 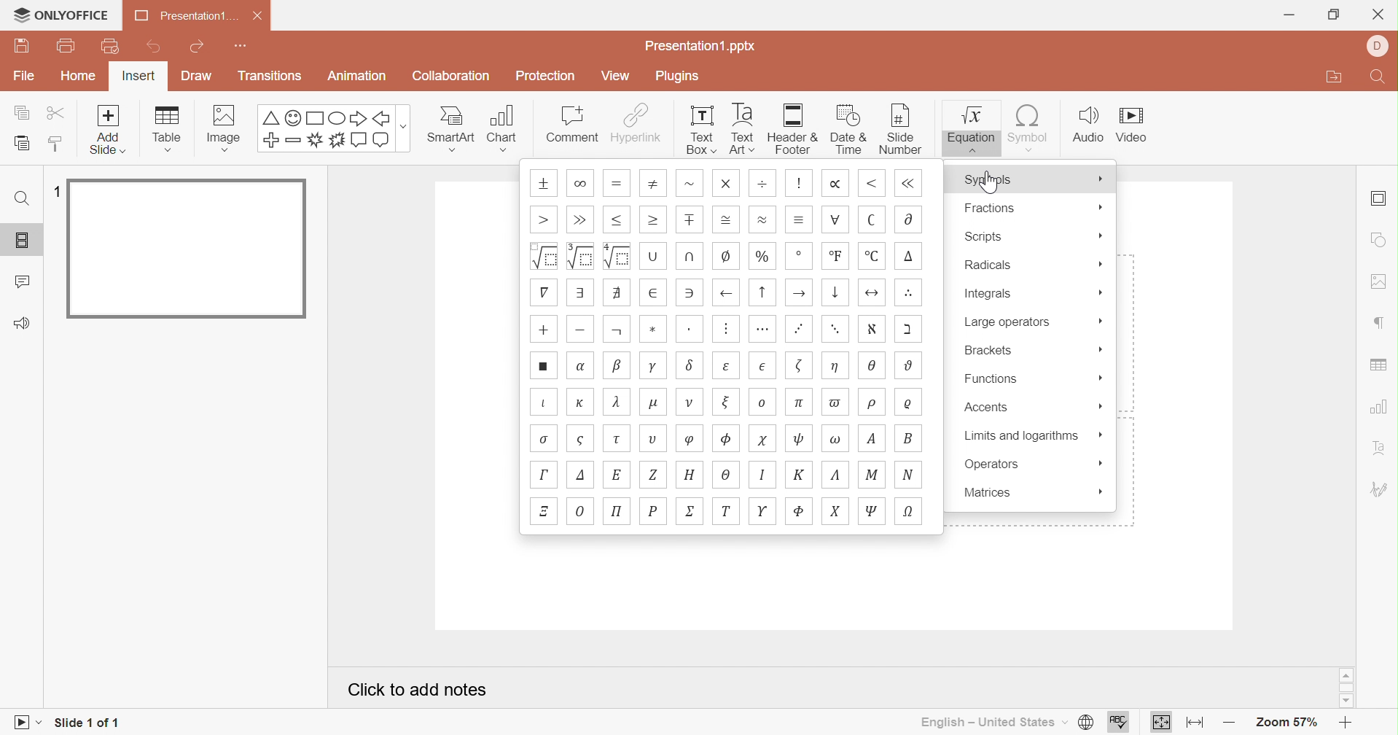 I want to click on Text Box, so click(x=702, y=131).